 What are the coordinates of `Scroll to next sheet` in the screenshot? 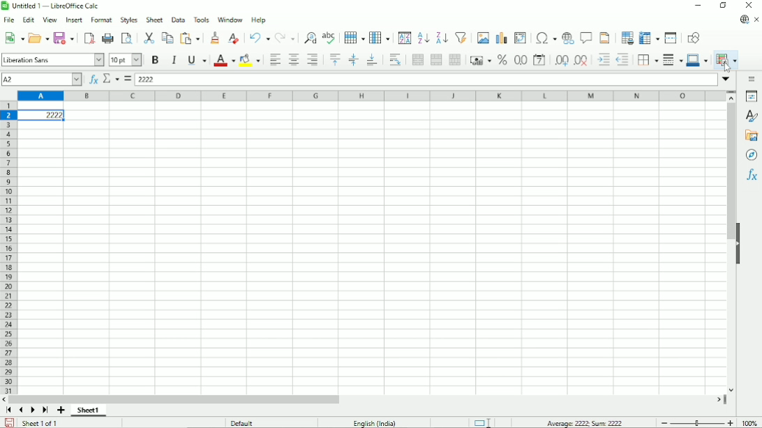 It's located at (33, 411).